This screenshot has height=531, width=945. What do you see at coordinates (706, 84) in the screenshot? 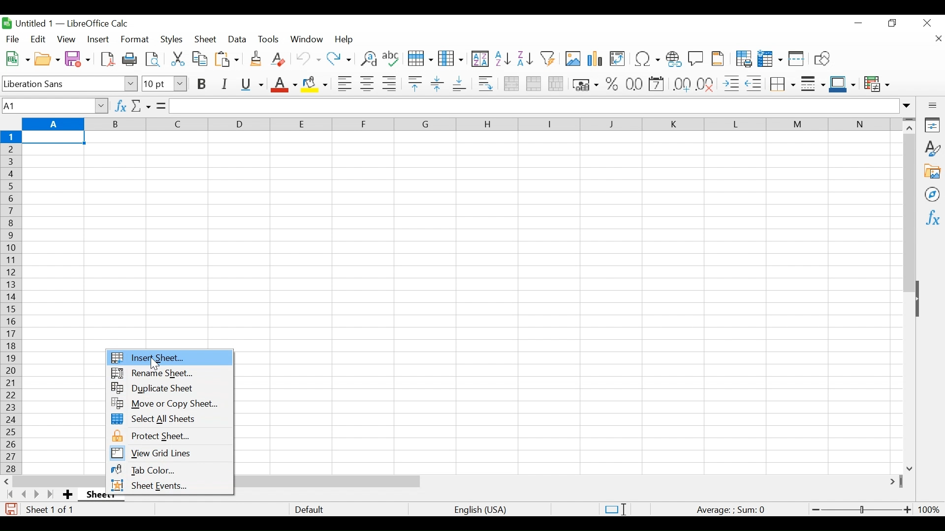
I see `Delete Decimal` at bounding box center [706, 84].